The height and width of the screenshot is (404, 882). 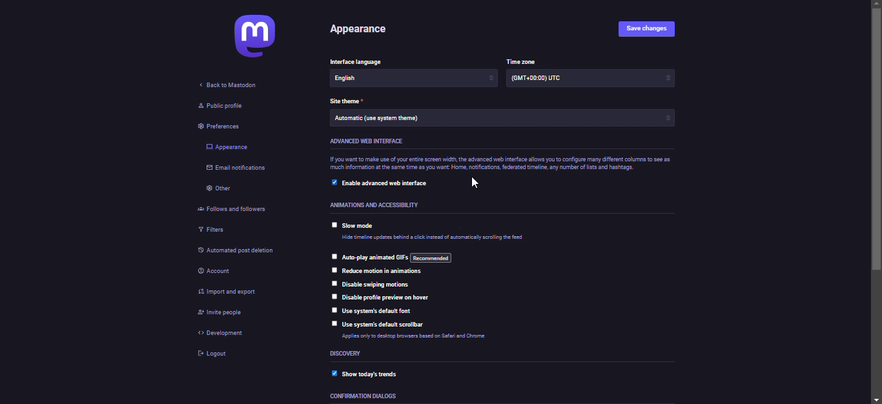 I want to click on advanced web interface, so click(x=367, y=142).